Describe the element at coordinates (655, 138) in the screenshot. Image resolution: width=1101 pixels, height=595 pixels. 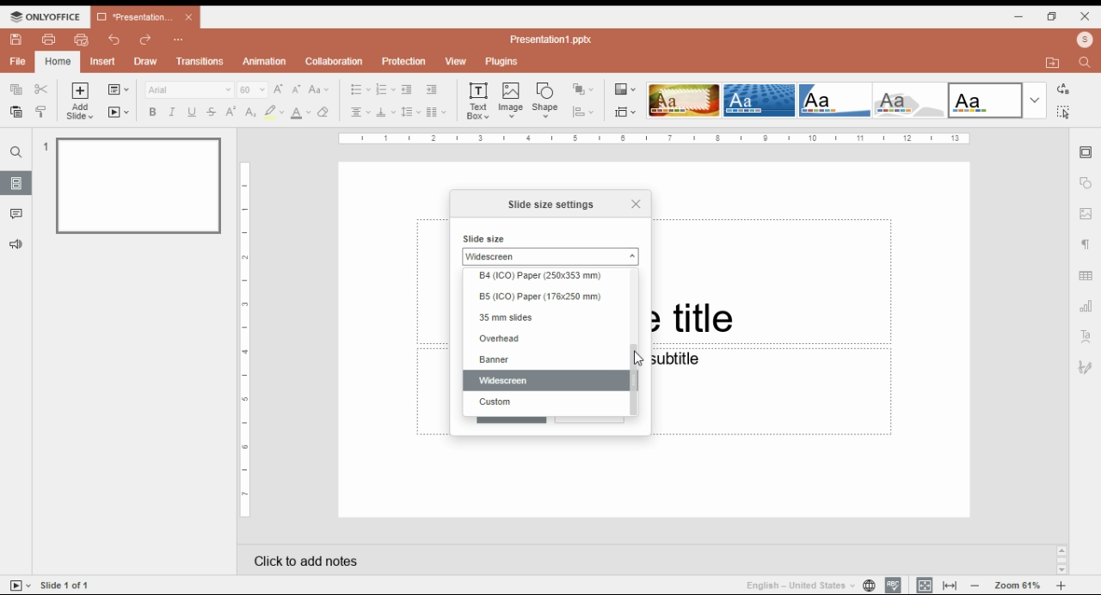
I see `Page Scale` at that location.